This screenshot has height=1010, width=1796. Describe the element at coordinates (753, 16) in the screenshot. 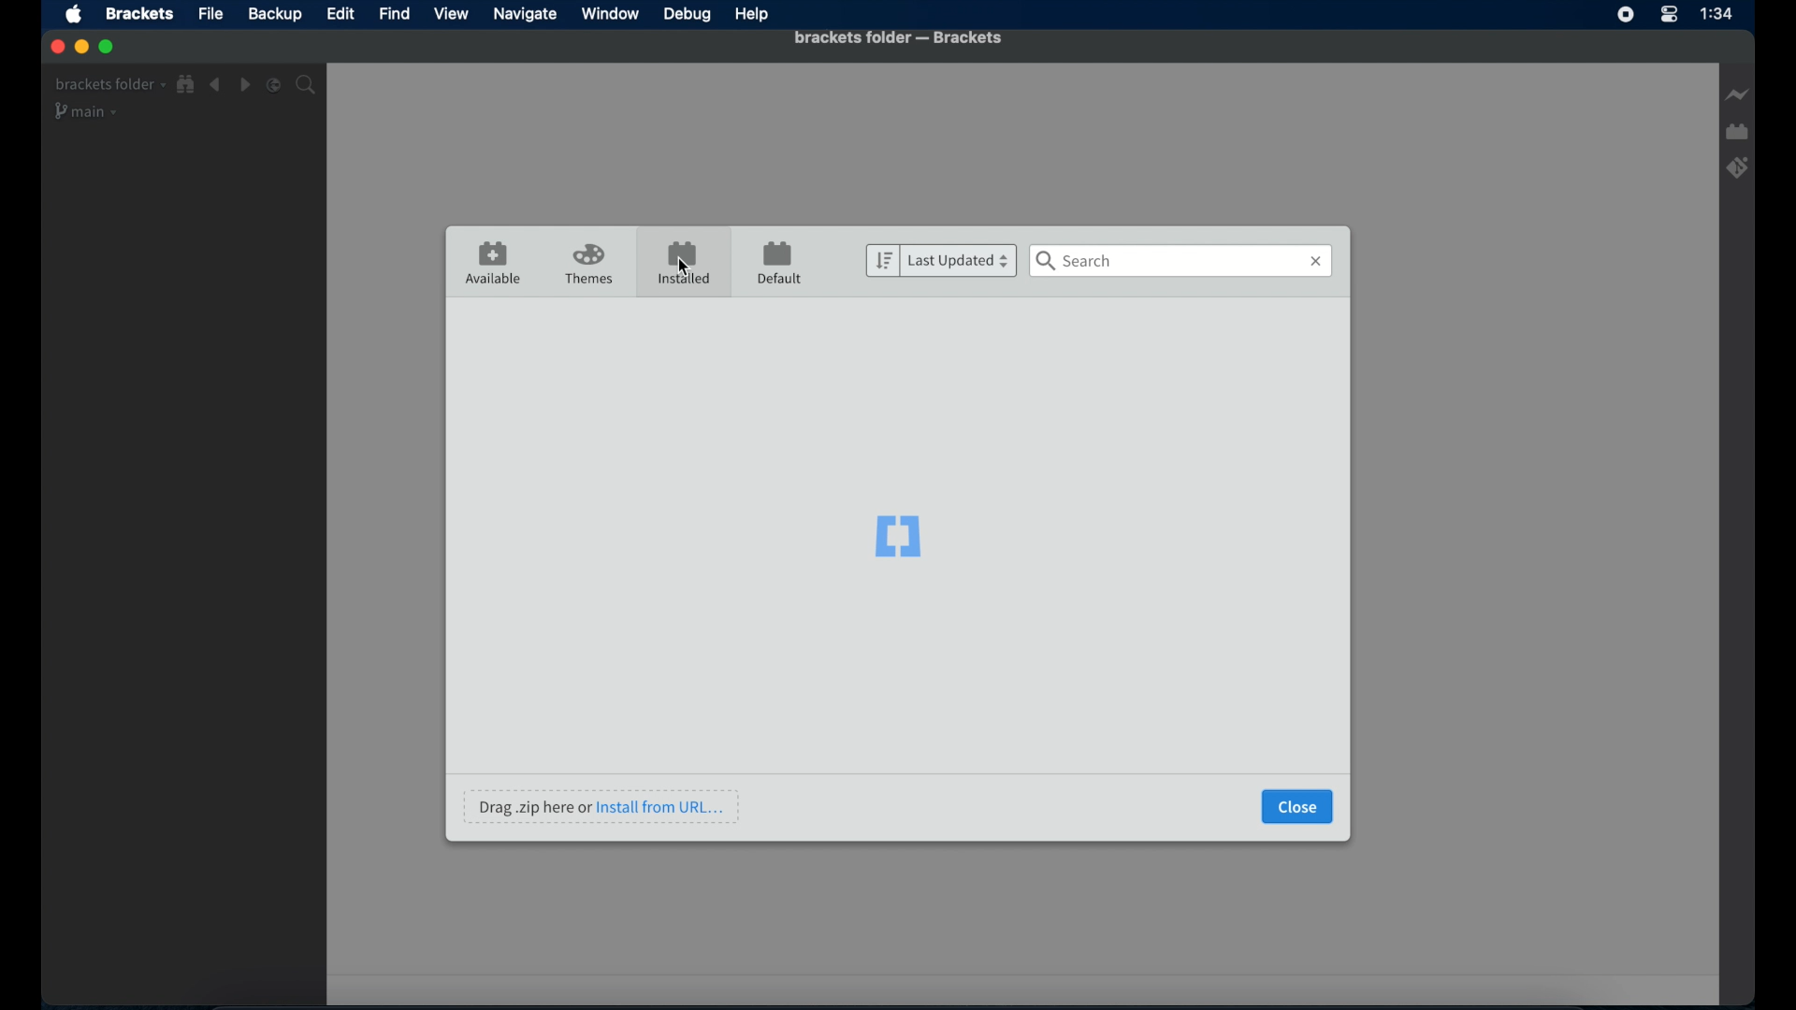

I see `Help` at that location.